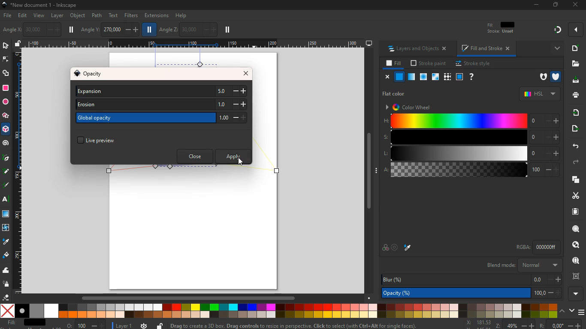 The image size is (586, 329). Describe the element at coordinates (194, 156) in the screenshot. I see `close` at that location.